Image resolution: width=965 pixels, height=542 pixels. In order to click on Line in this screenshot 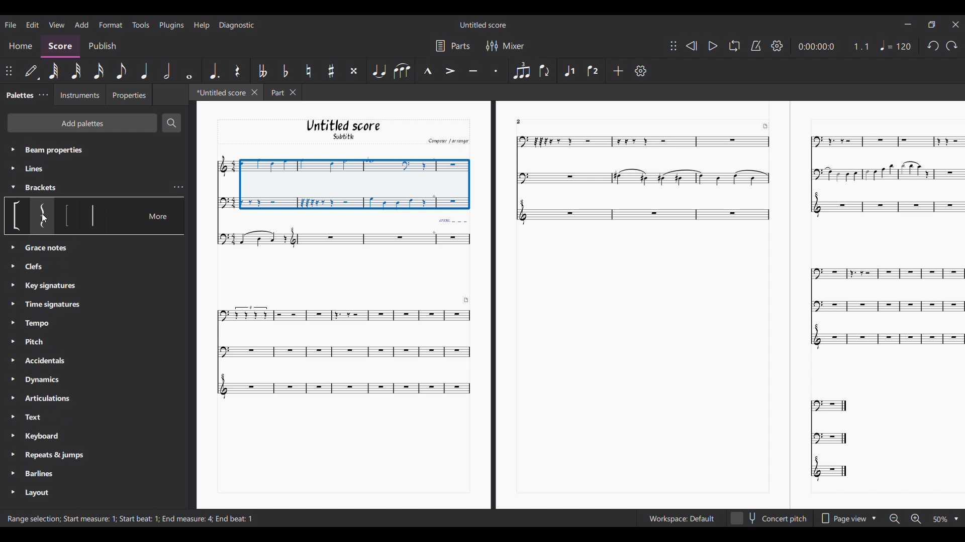, I will do `click(43, 169)`.